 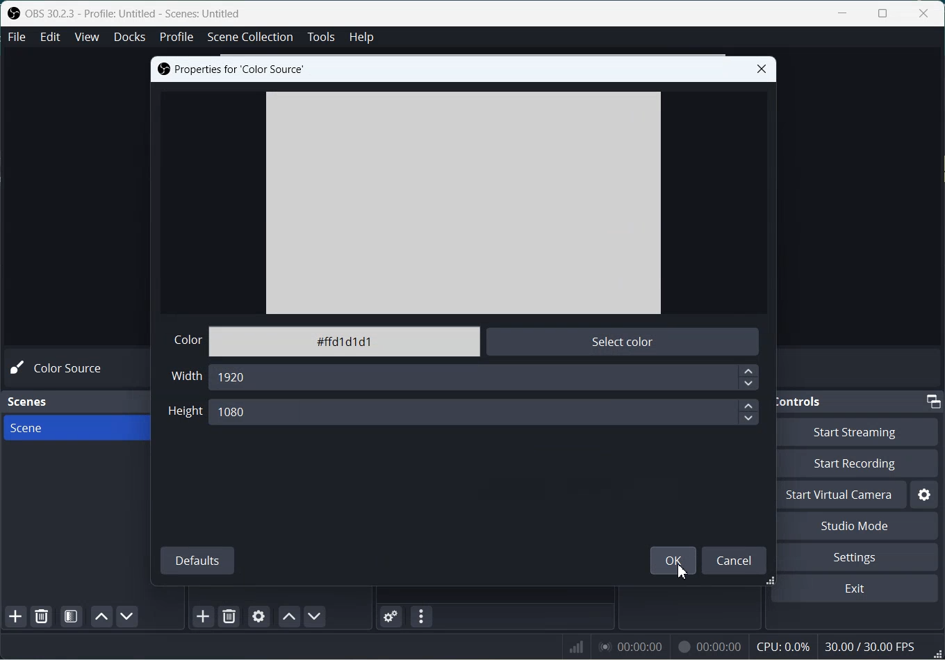 What do you see at coordinates (186, 341) in the screenshot?
I see `Color` at bounding box center [186, 341].